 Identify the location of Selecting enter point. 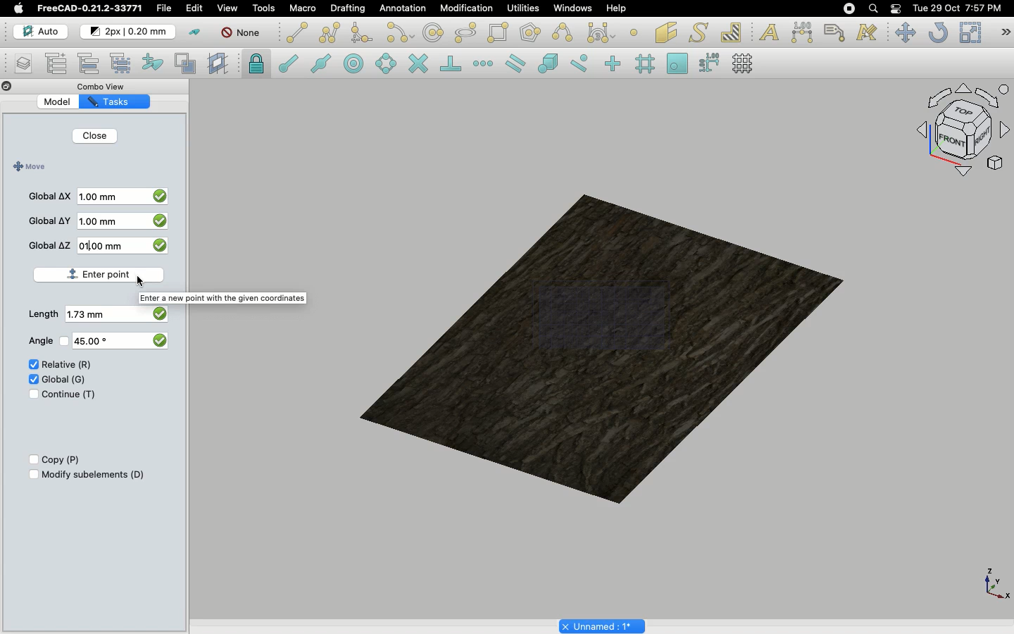
(101, 275).